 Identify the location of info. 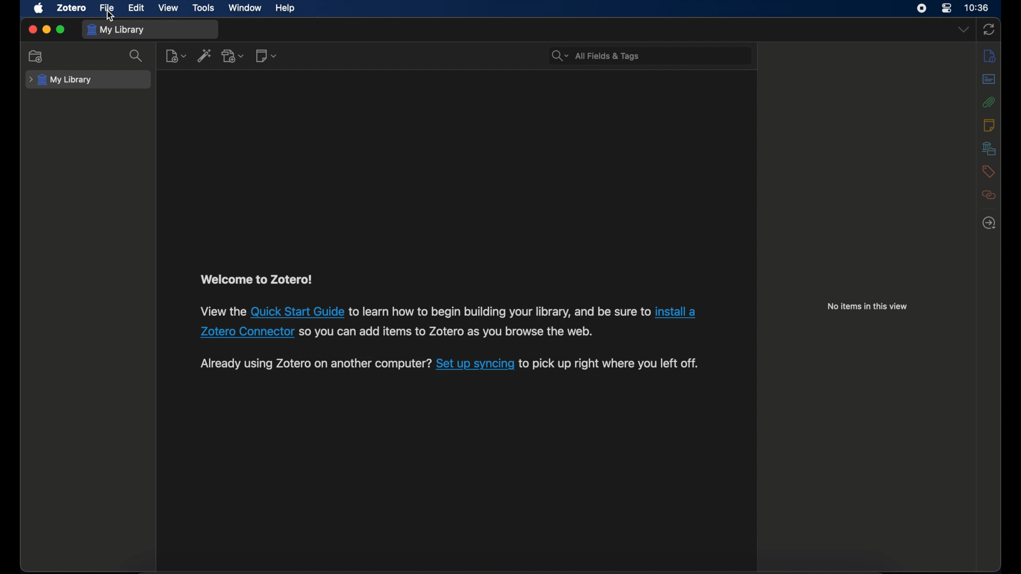
(989, 57).